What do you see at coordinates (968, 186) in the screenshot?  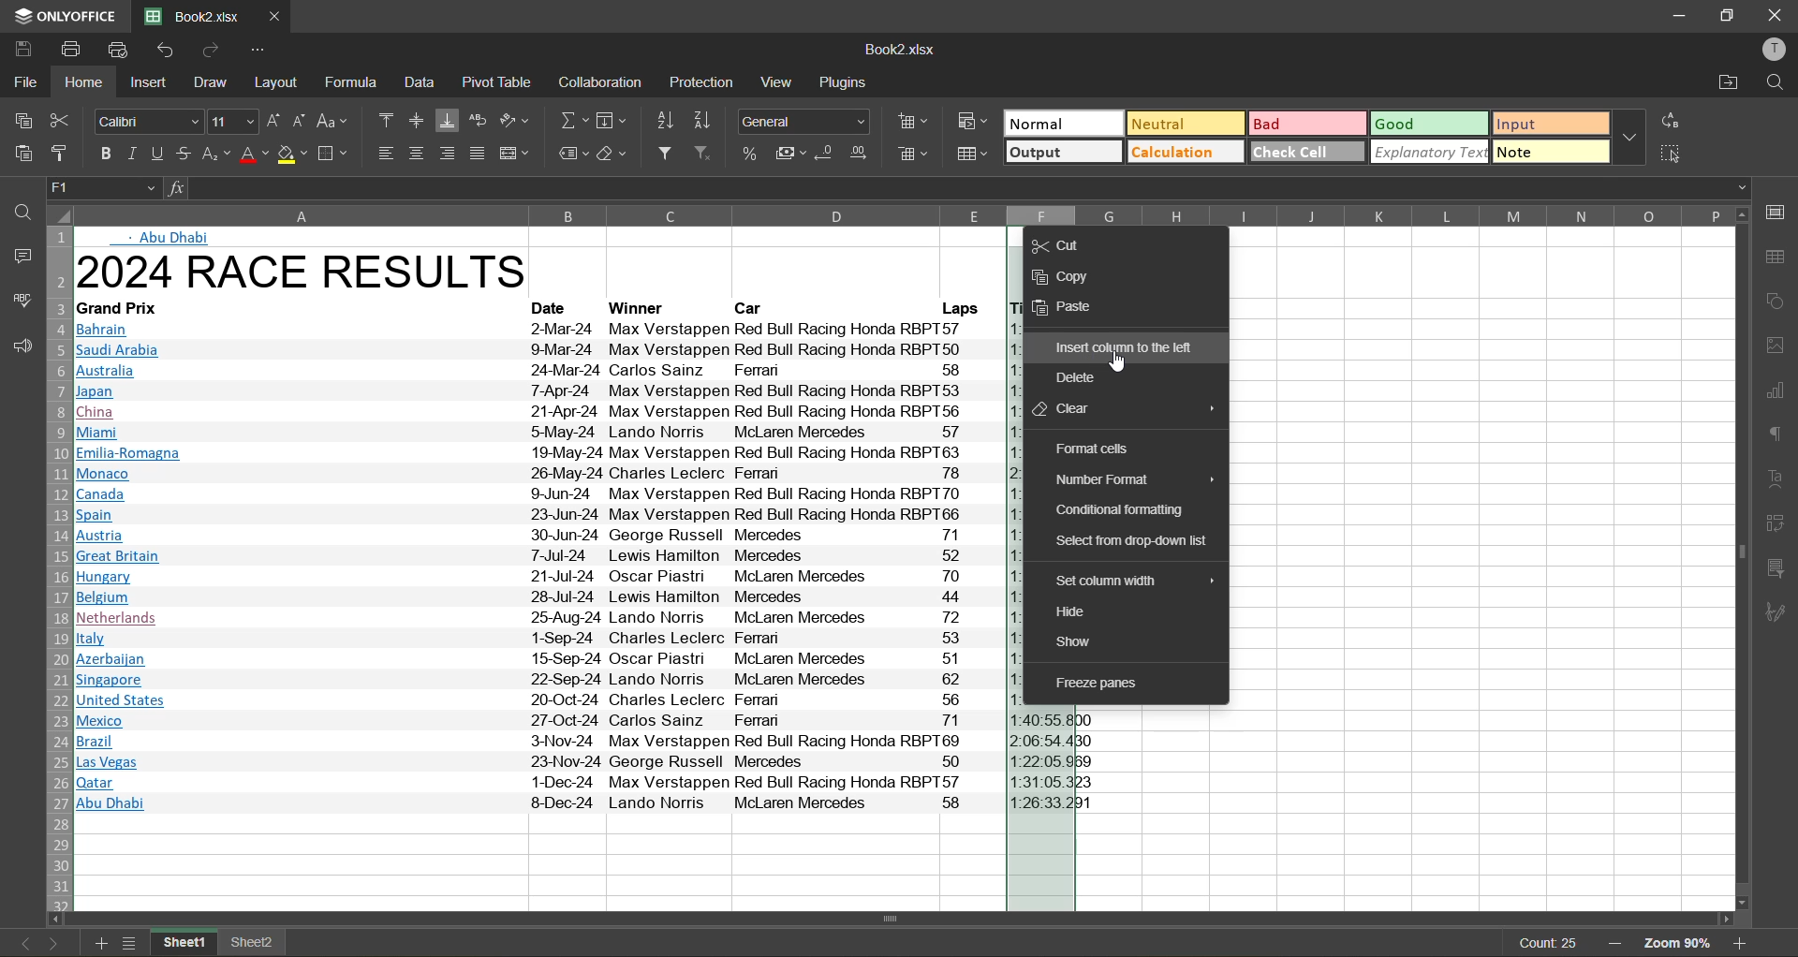 I see `formula bar` at bounding box center [968, 186].